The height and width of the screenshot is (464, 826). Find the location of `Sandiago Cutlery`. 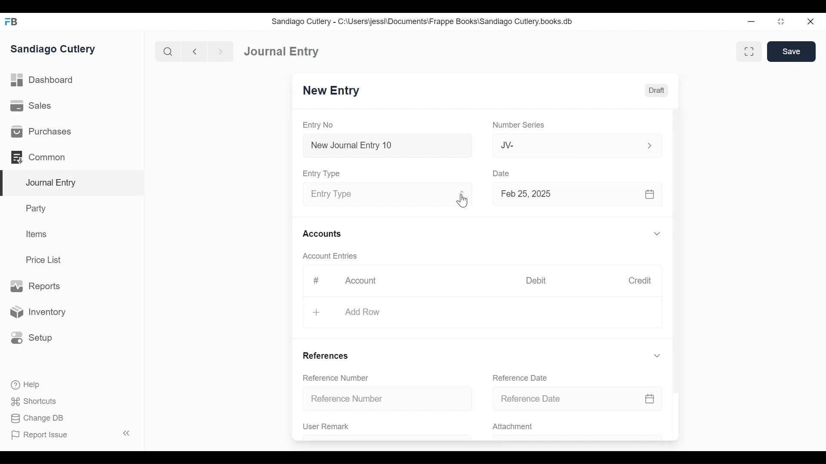

Sandiago Cutlery is located at coordinates (53, 49).